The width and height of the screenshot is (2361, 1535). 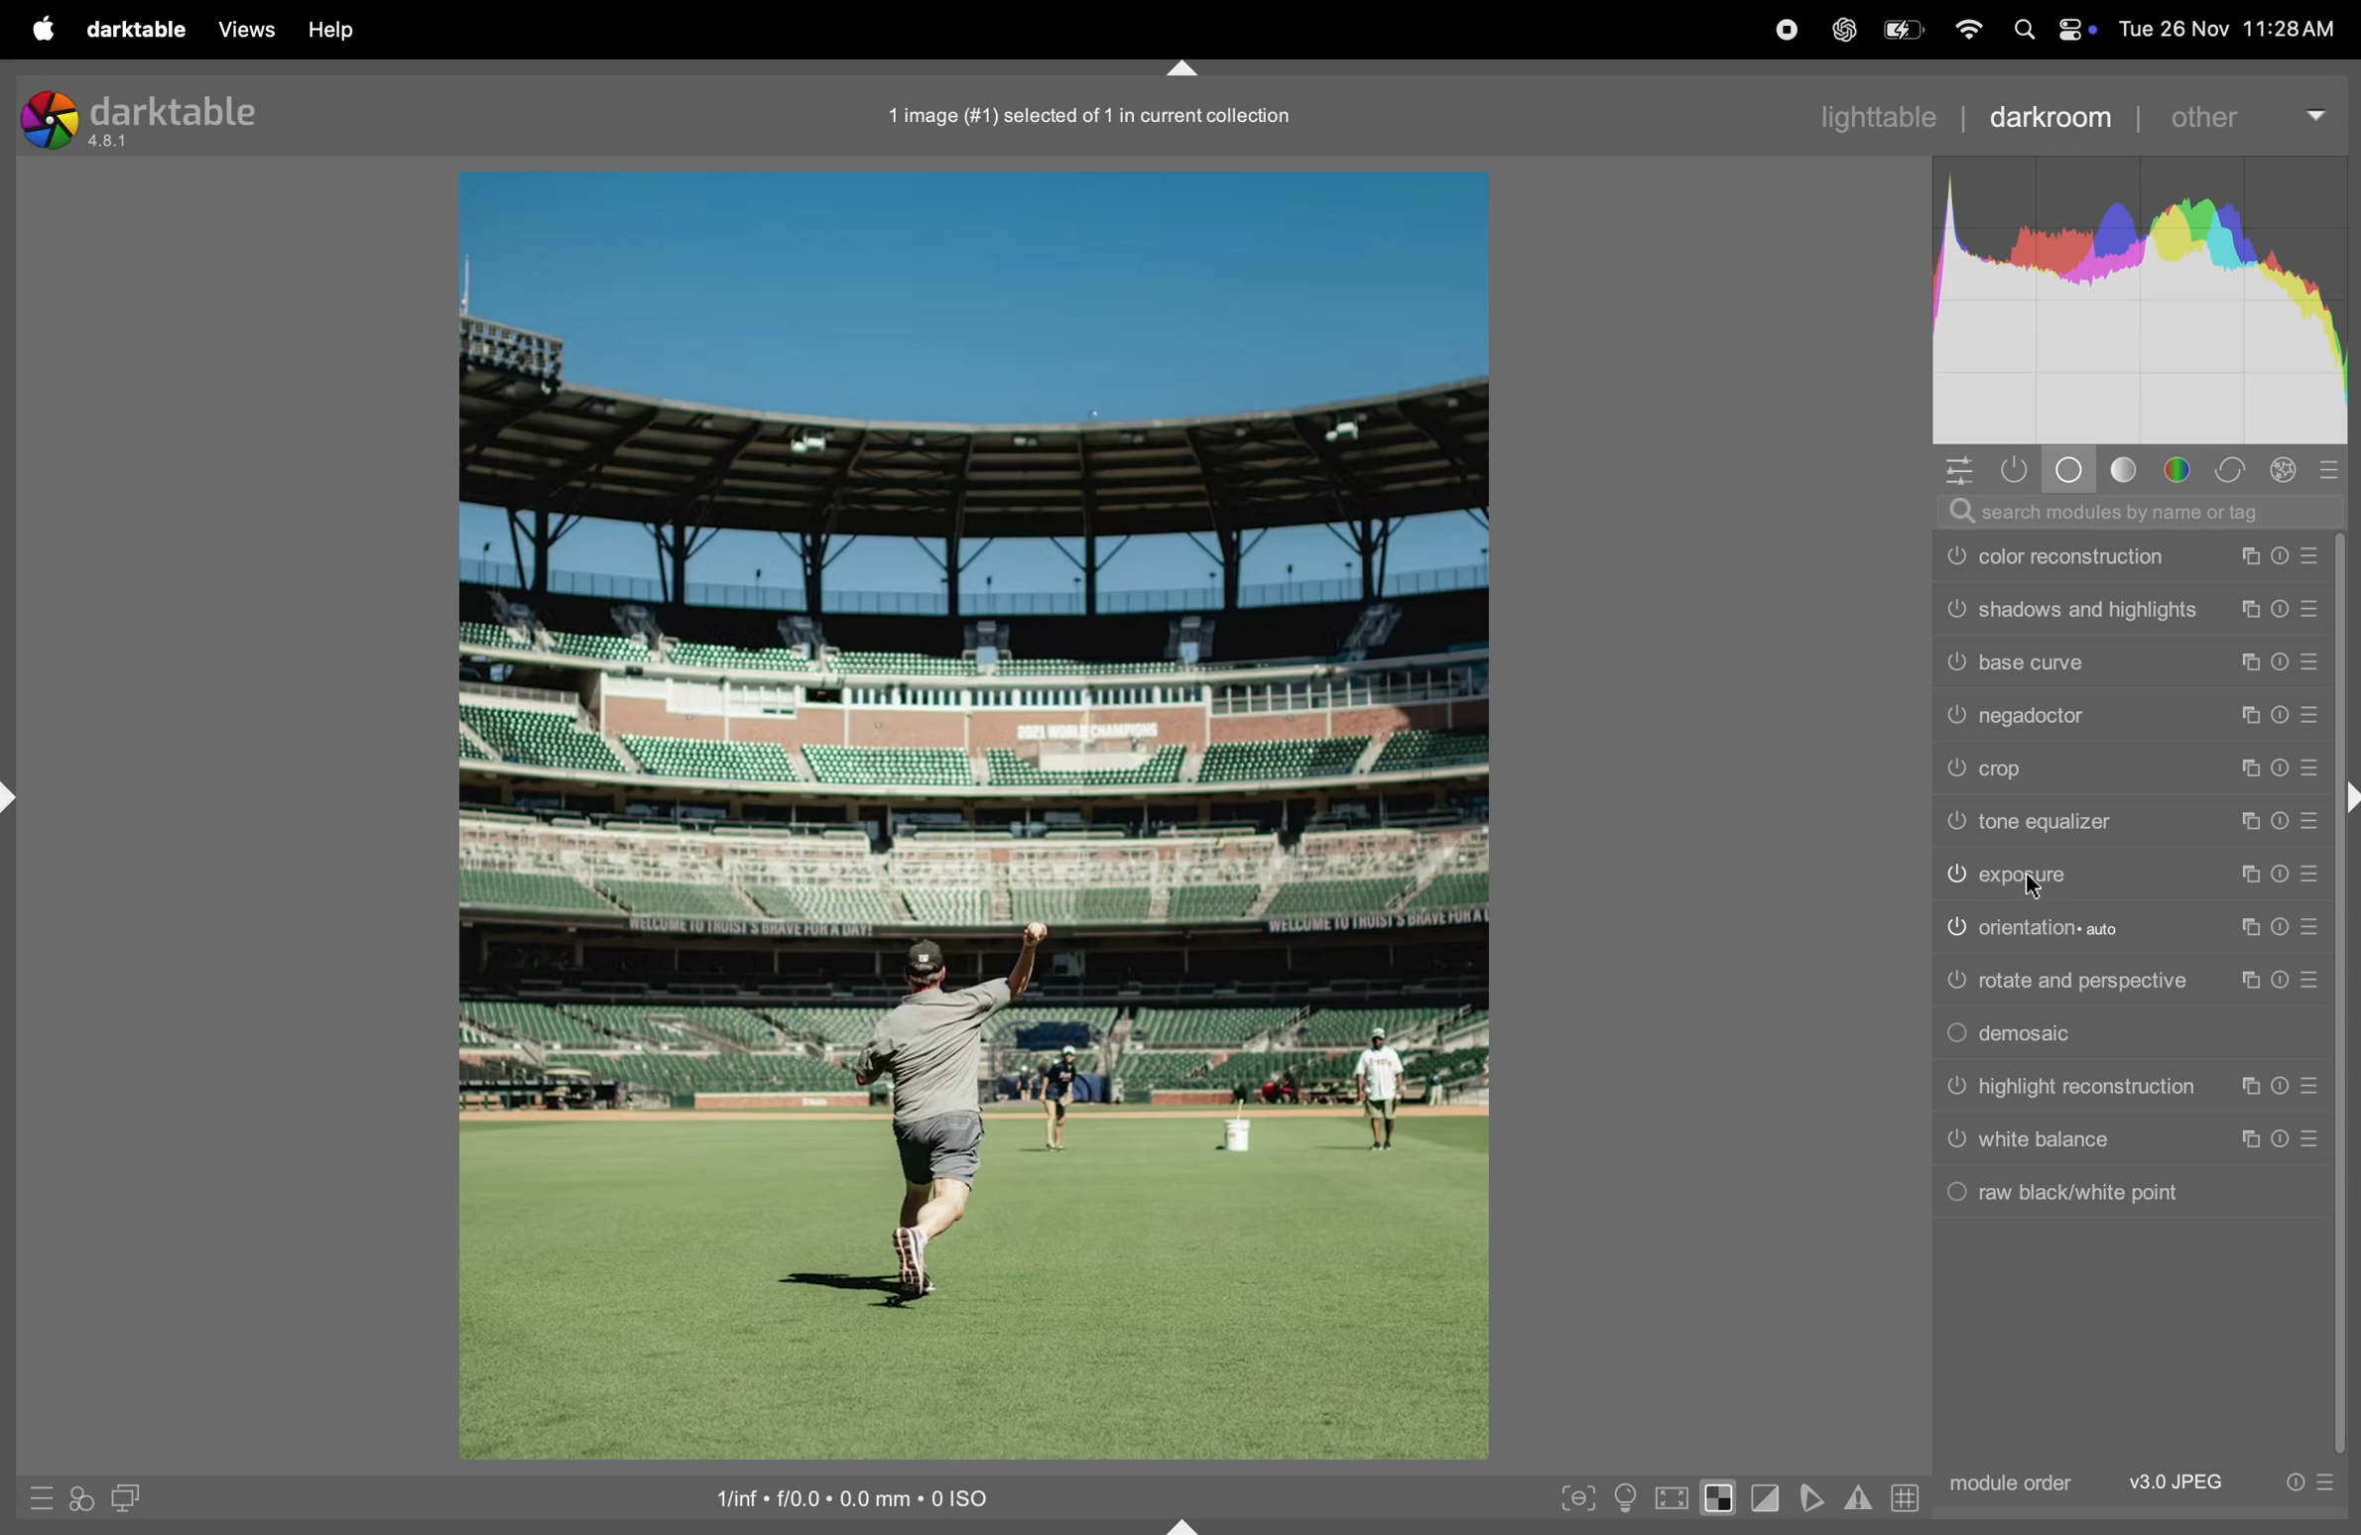 I want to click on chatgpt, so click(x=1840, y=32).